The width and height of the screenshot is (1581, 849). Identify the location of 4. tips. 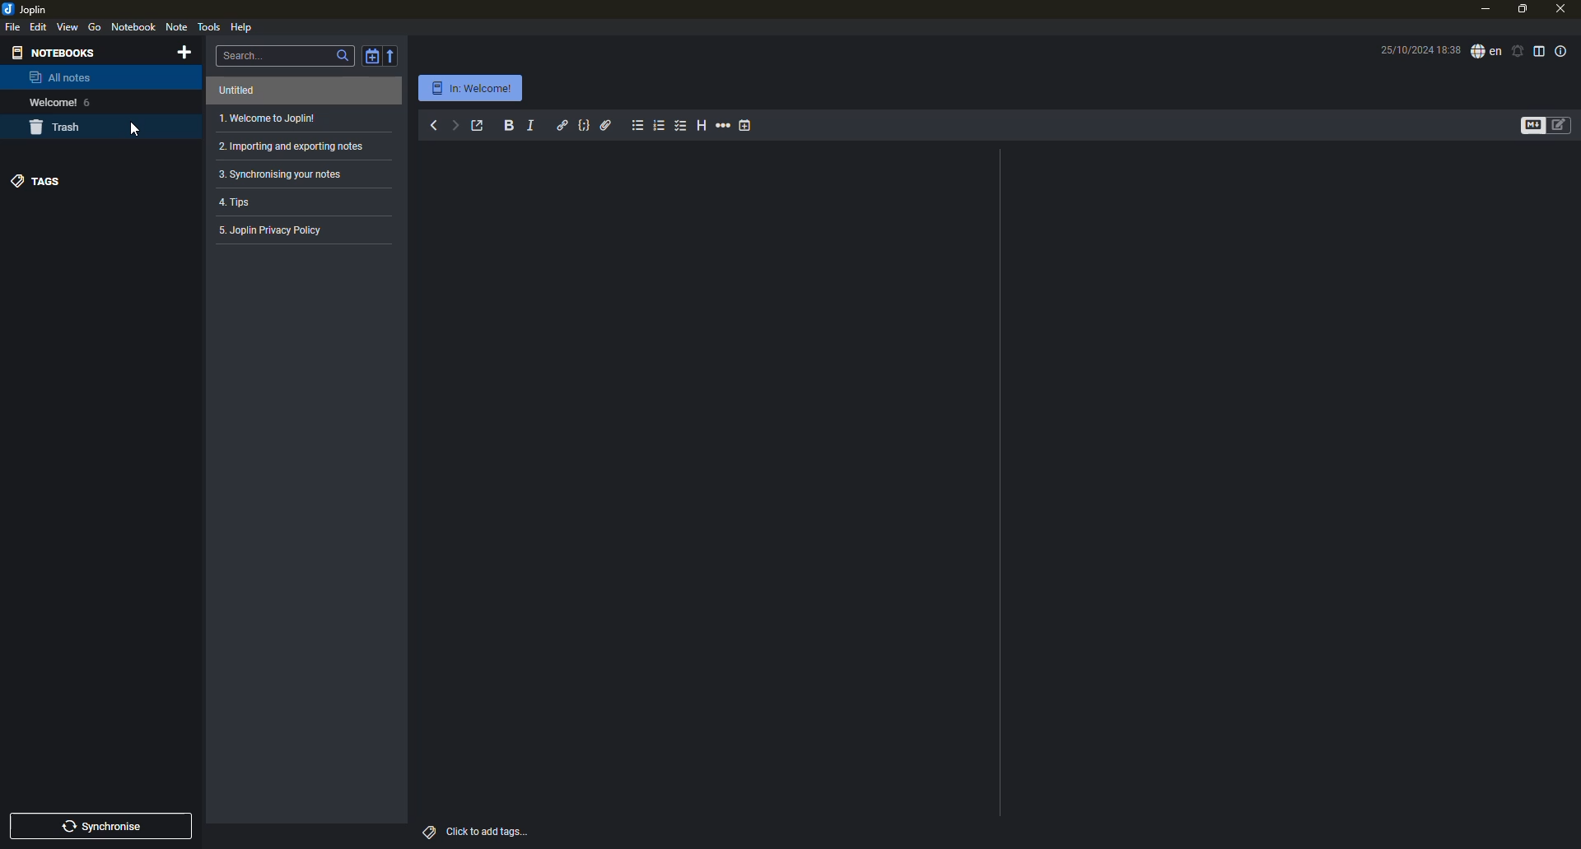
(240, 203).